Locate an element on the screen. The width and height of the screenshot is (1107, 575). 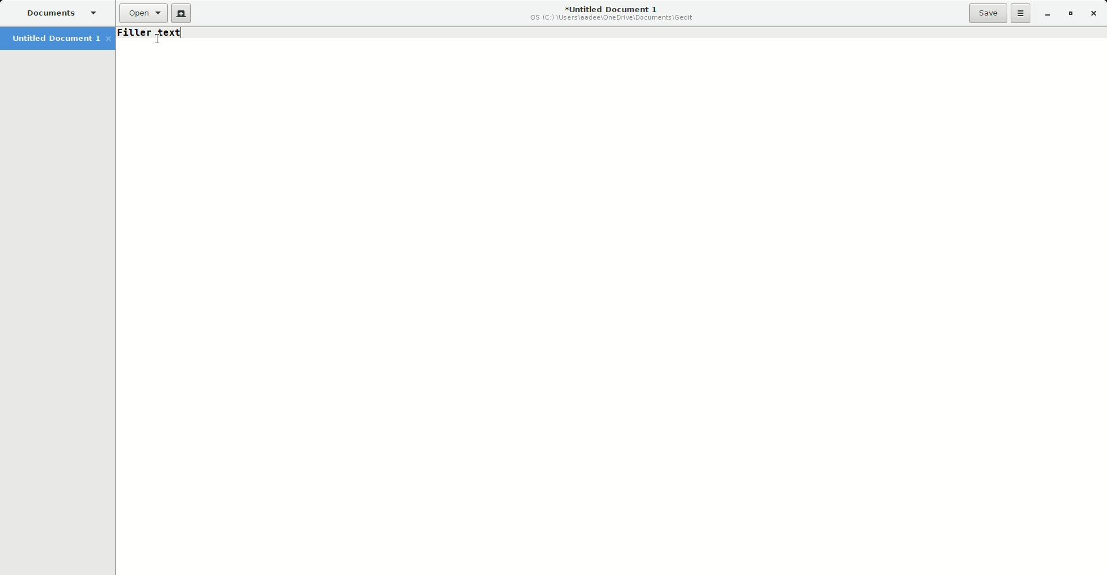
Filler text is located at coordinates (149, 32).